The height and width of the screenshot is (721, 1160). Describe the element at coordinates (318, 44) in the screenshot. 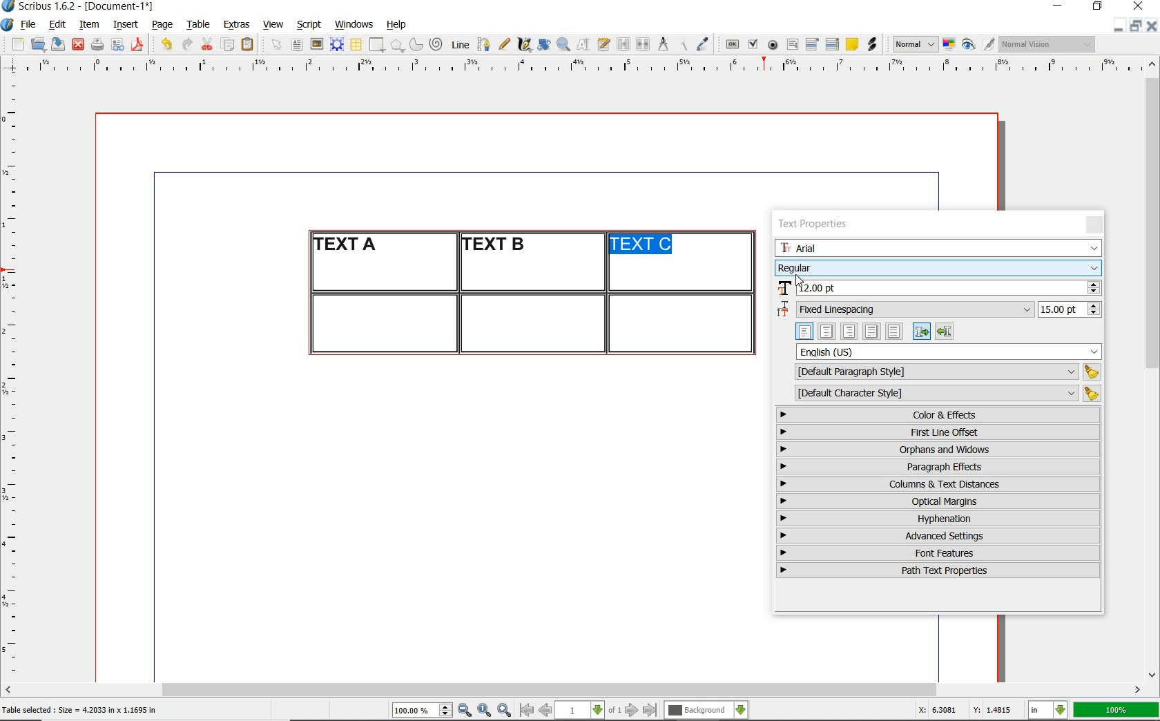

I see `image frame` at that location.